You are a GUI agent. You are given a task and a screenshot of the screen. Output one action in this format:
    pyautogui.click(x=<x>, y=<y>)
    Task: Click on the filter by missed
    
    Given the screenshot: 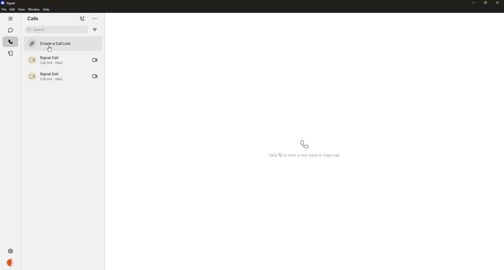 What is the action you would take?
    pyautogui.click(x=95, y=30)
    